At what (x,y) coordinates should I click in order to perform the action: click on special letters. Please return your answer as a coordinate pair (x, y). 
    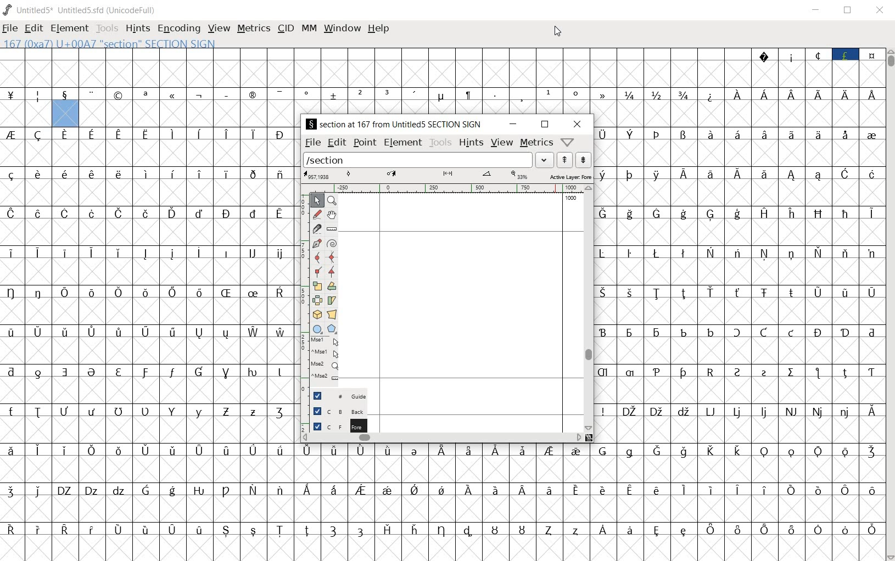
    Looking at the image, I should click on (152, 213).